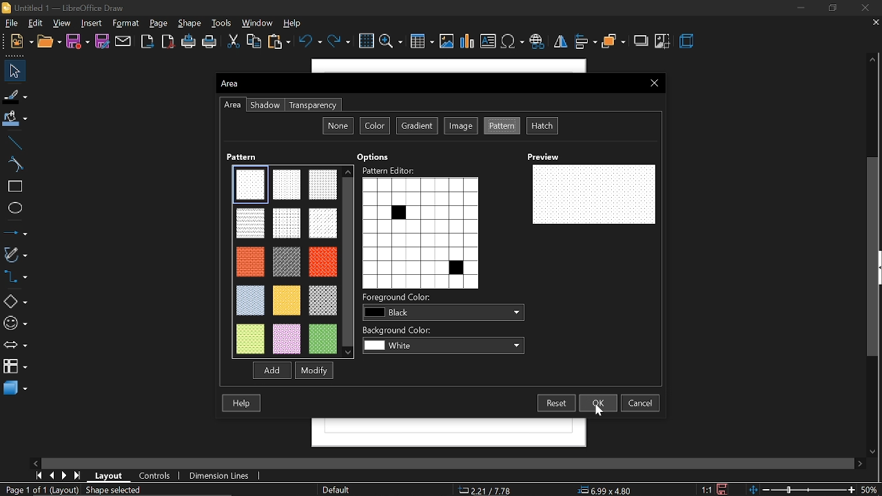  What do you see at coordinates (223, 23) in the screenshot?
I see `tools` at bounding box center [223, 23].